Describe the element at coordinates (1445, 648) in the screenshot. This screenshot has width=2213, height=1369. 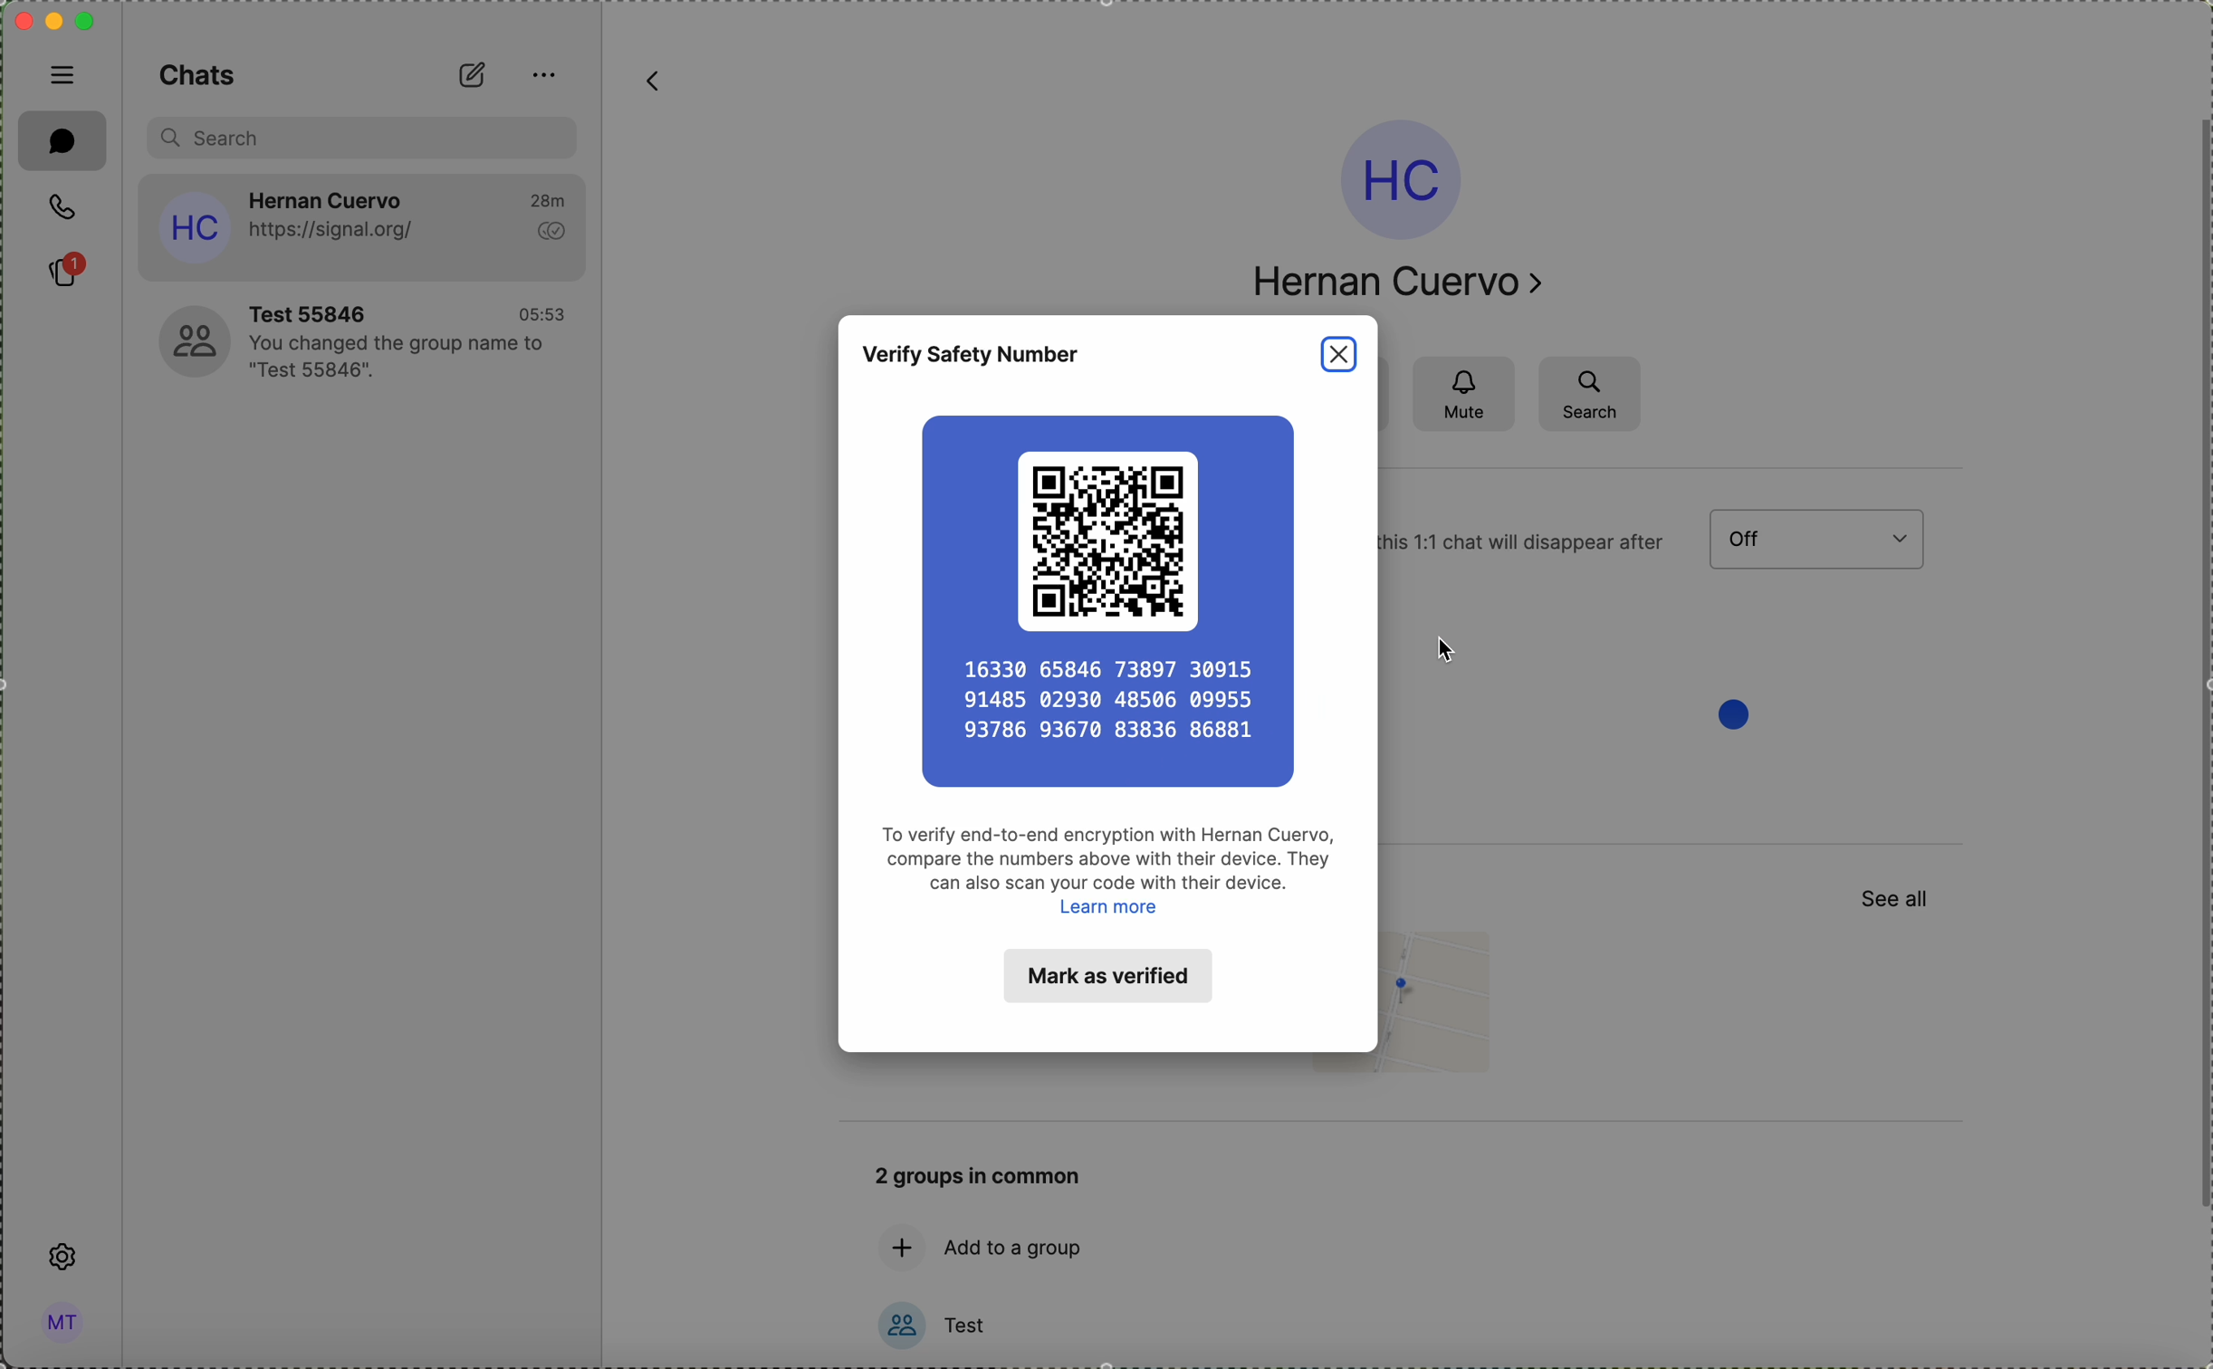
I see `cursor` at that location.